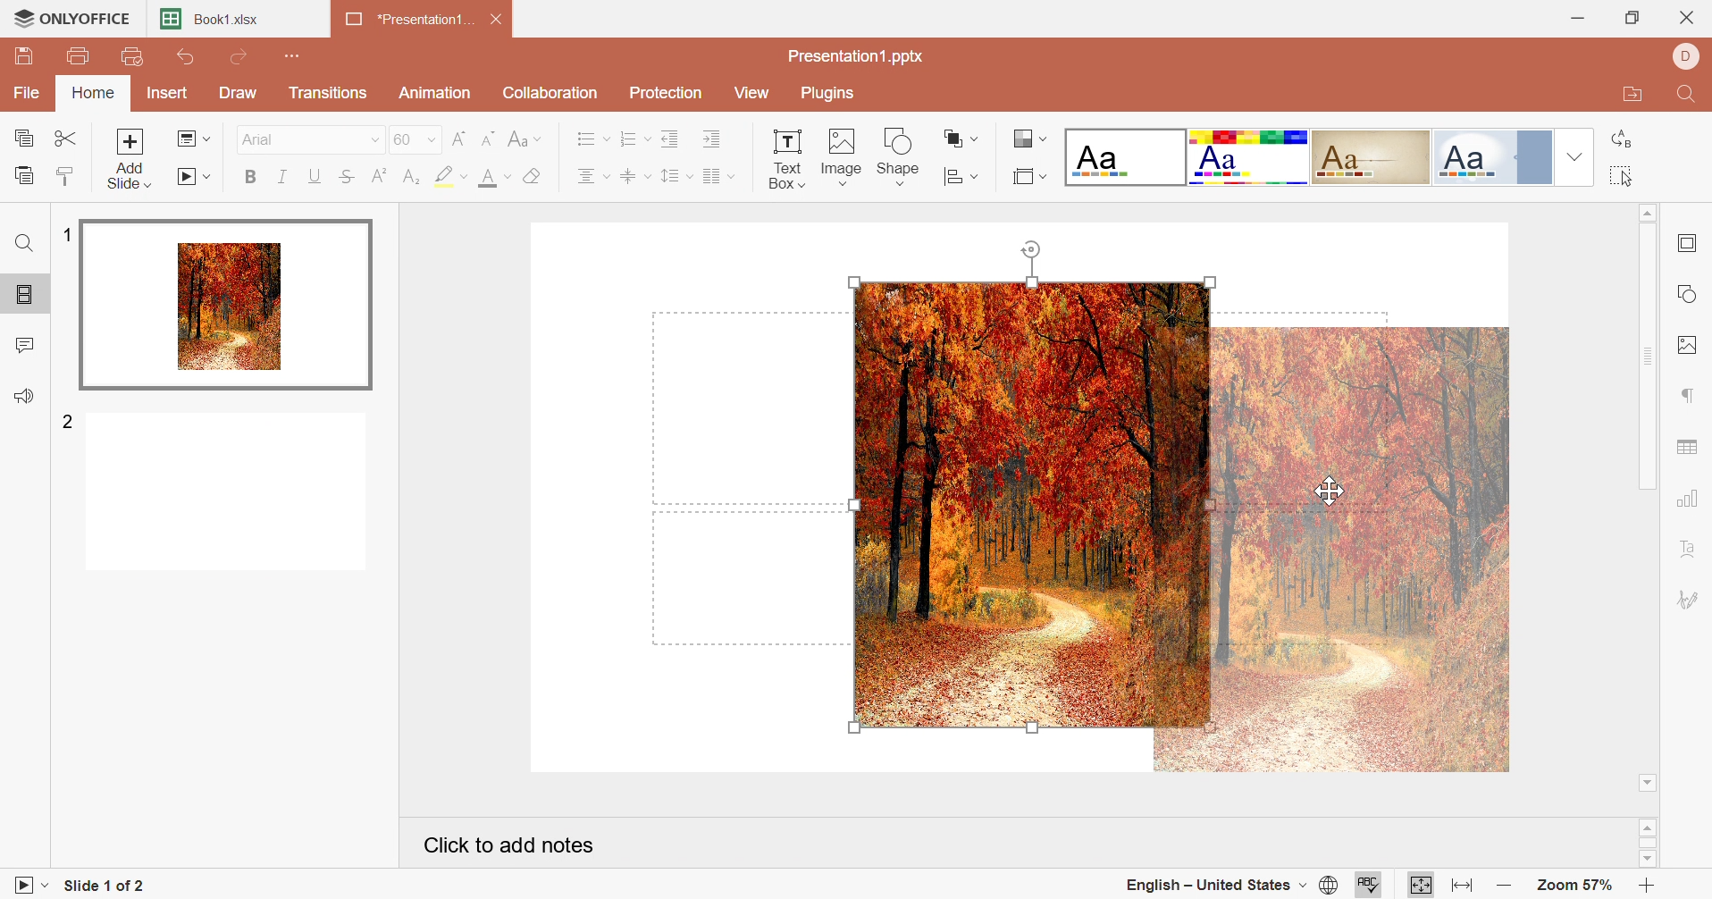 The image size is (1712, 899). I want to click on Quick print, so click(133, 57).